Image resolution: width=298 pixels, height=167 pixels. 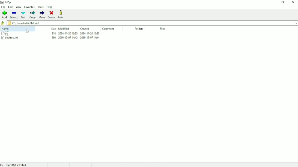 I want to click on Extract, so click(x=13, y=14).